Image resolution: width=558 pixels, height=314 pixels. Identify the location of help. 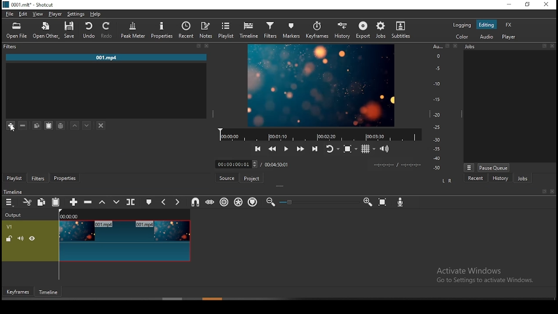
(98, 14).